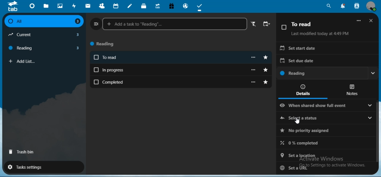 The image size is (381, 177). I want to click on details, so click(304, 89).